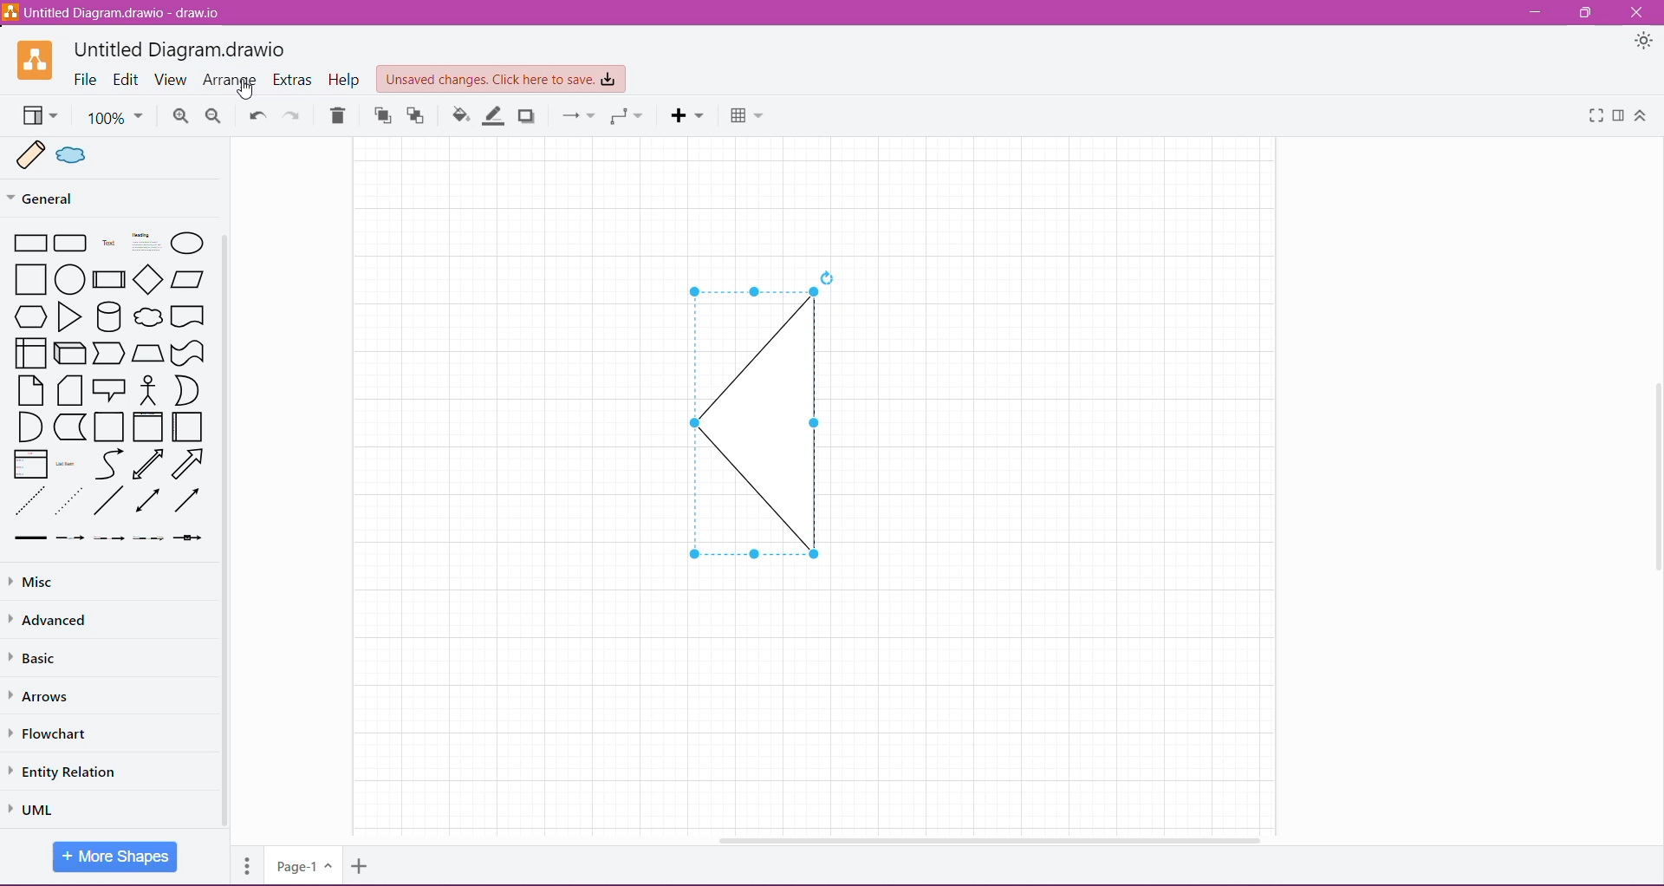 The image size is (1664, 886). Describe the element at coordinates (1654, 459) in the screenshot. I see `Vertical Scroll Bar` at that location.